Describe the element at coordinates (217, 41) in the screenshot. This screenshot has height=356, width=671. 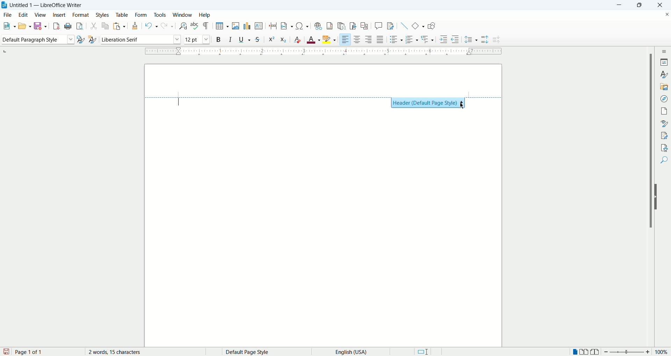
I see `bold` at that location.